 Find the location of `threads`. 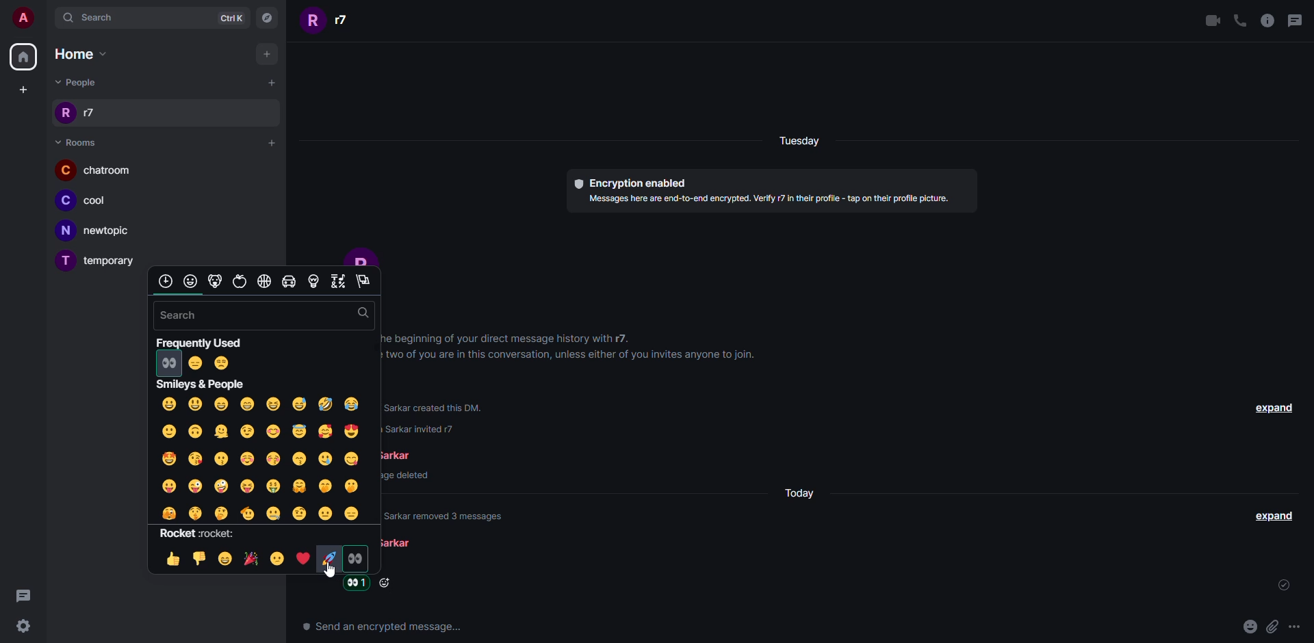

threads is located at coordinates (1298, 19).